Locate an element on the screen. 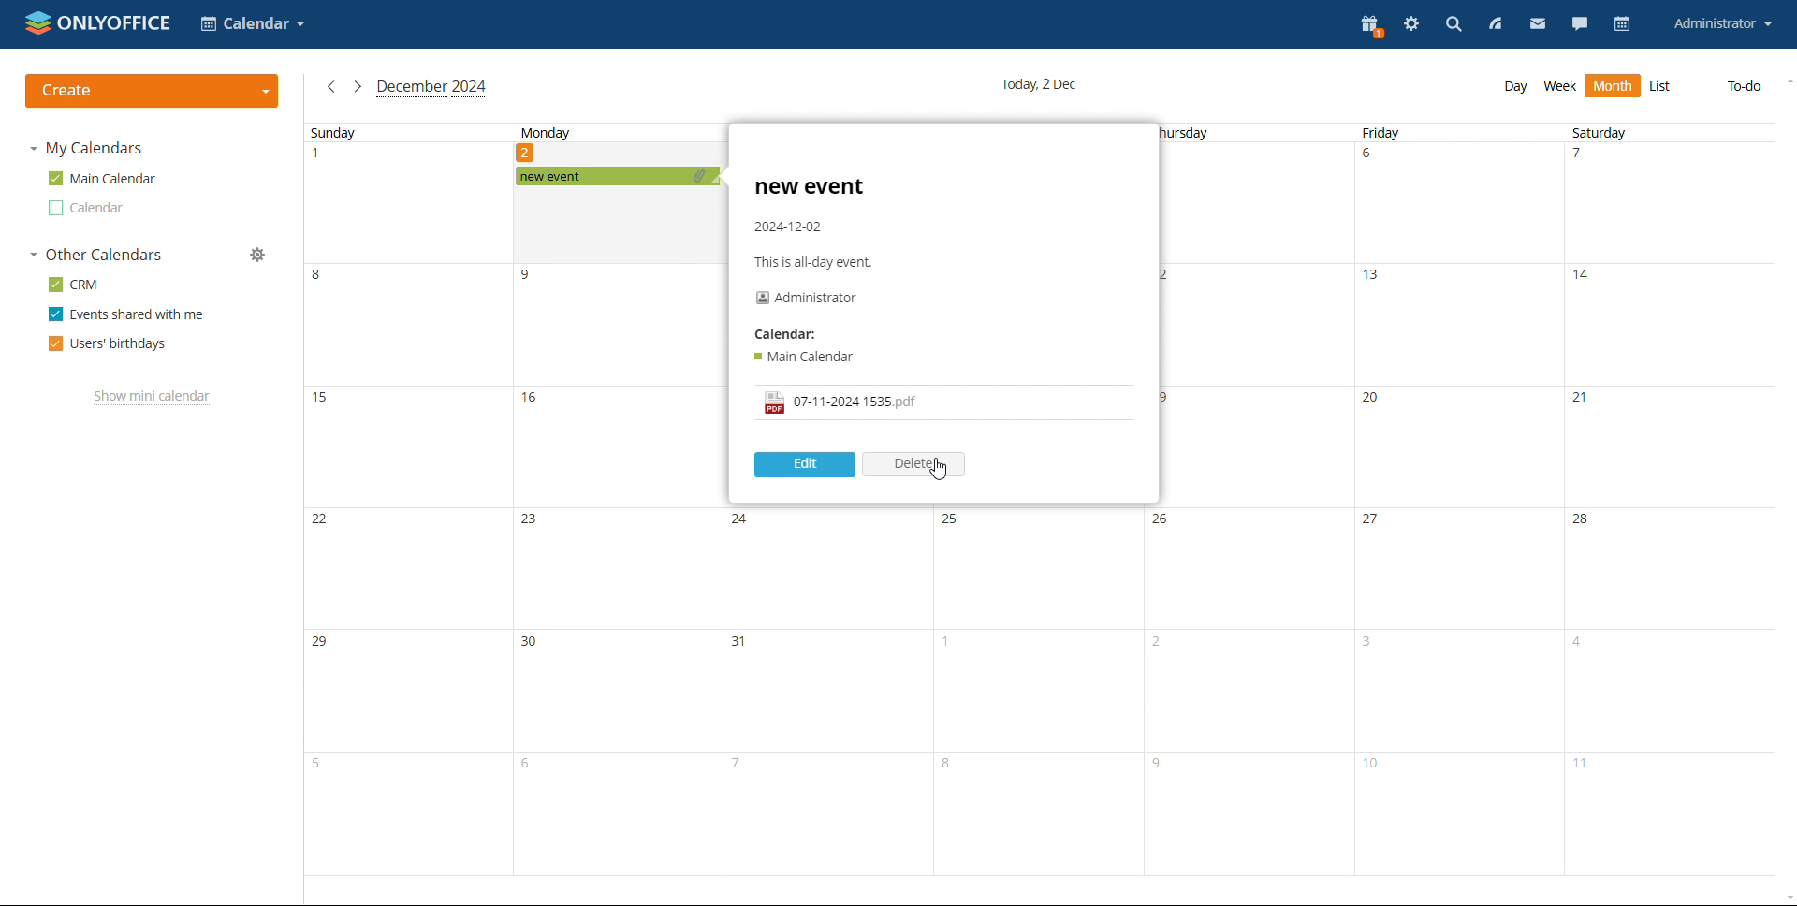 This screenshot has width=1797, height=906. Monday is located at coordinates (547, 132).